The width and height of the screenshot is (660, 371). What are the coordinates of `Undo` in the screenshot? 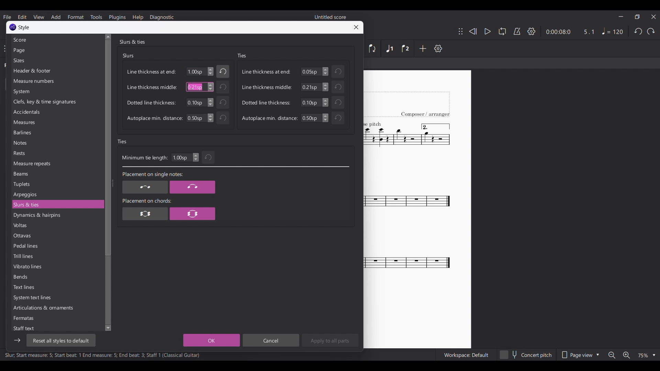 It's located at (338, 102).